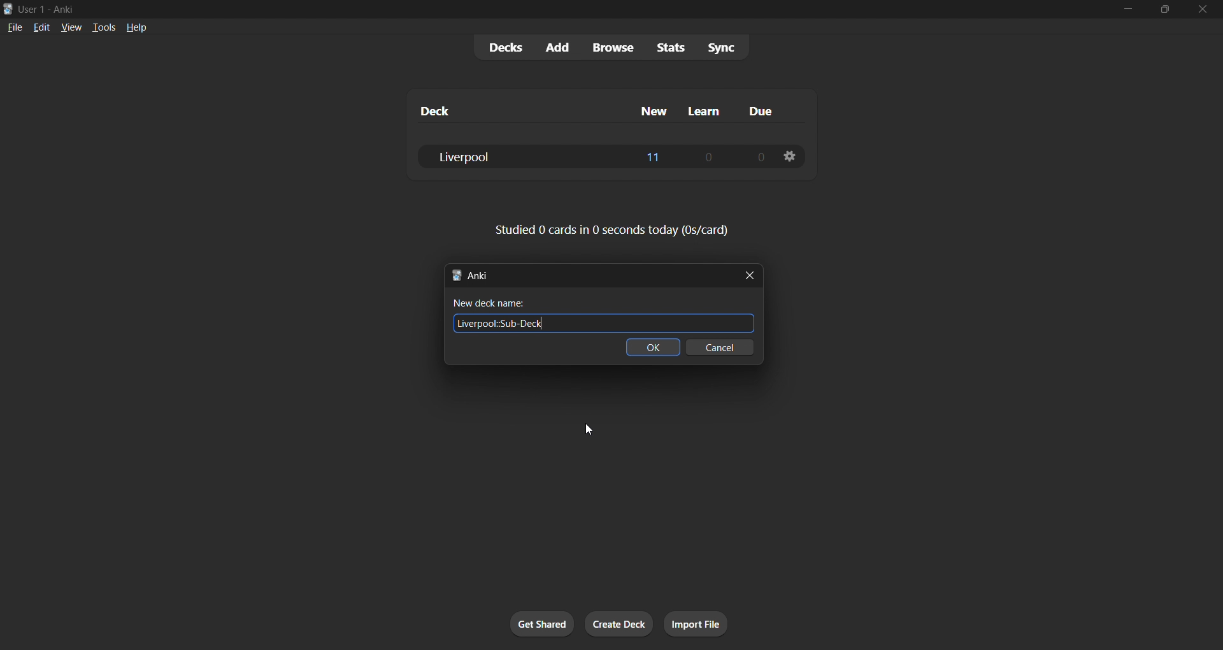  Describe the element at coordinates (607, 322) in the screenshot. I see `Liverpool Sub-Deck` at that location.